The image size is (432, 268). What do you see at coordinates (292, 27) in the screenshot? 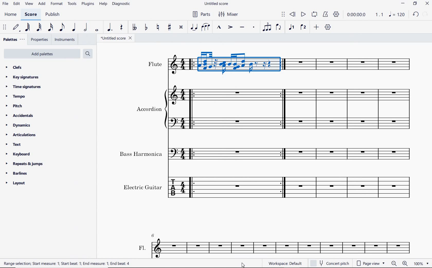
I see `voice1` at bounding box center [292, 27].